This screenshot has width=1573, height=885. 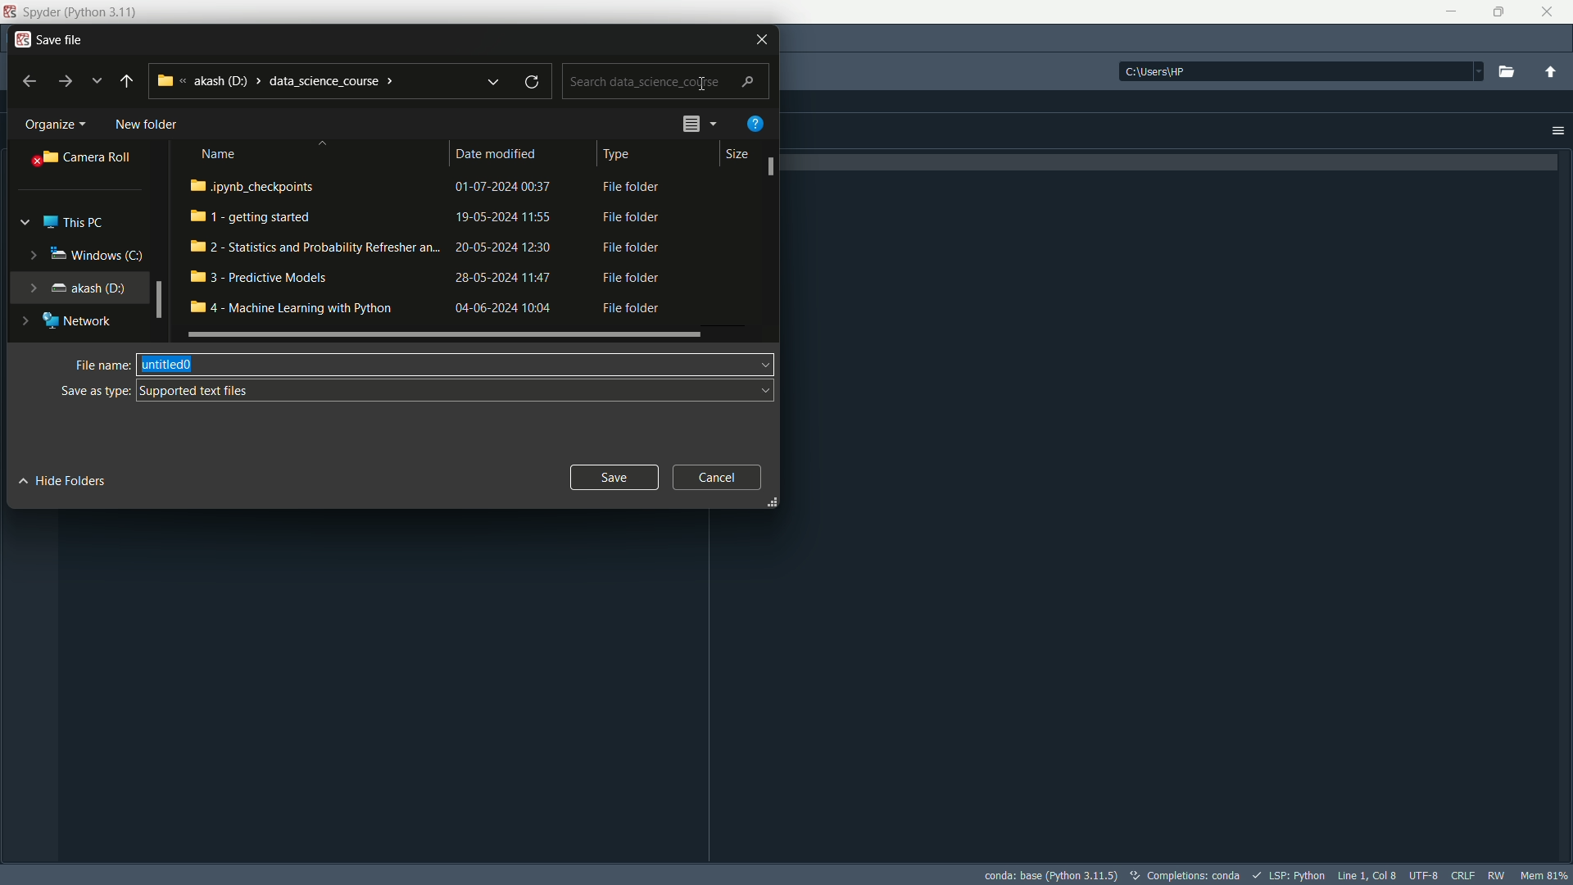 What do you see at coordinates (771, 164) in the screenshot?
I see `scroll bar` at bounding box center [771, 164].